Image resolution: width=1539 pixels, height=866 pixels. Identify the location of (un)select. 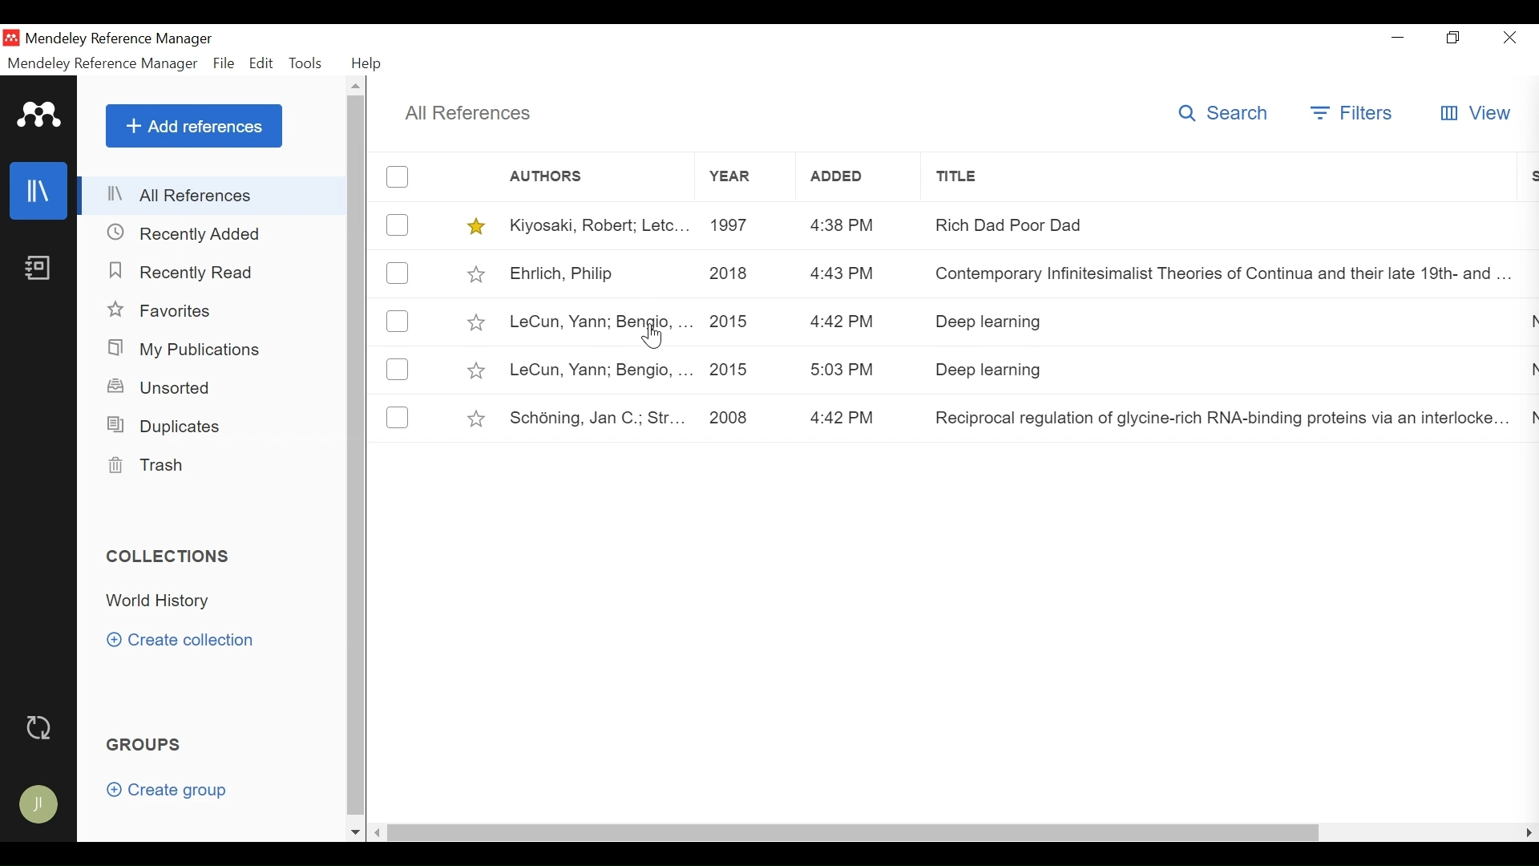
(398, 176).